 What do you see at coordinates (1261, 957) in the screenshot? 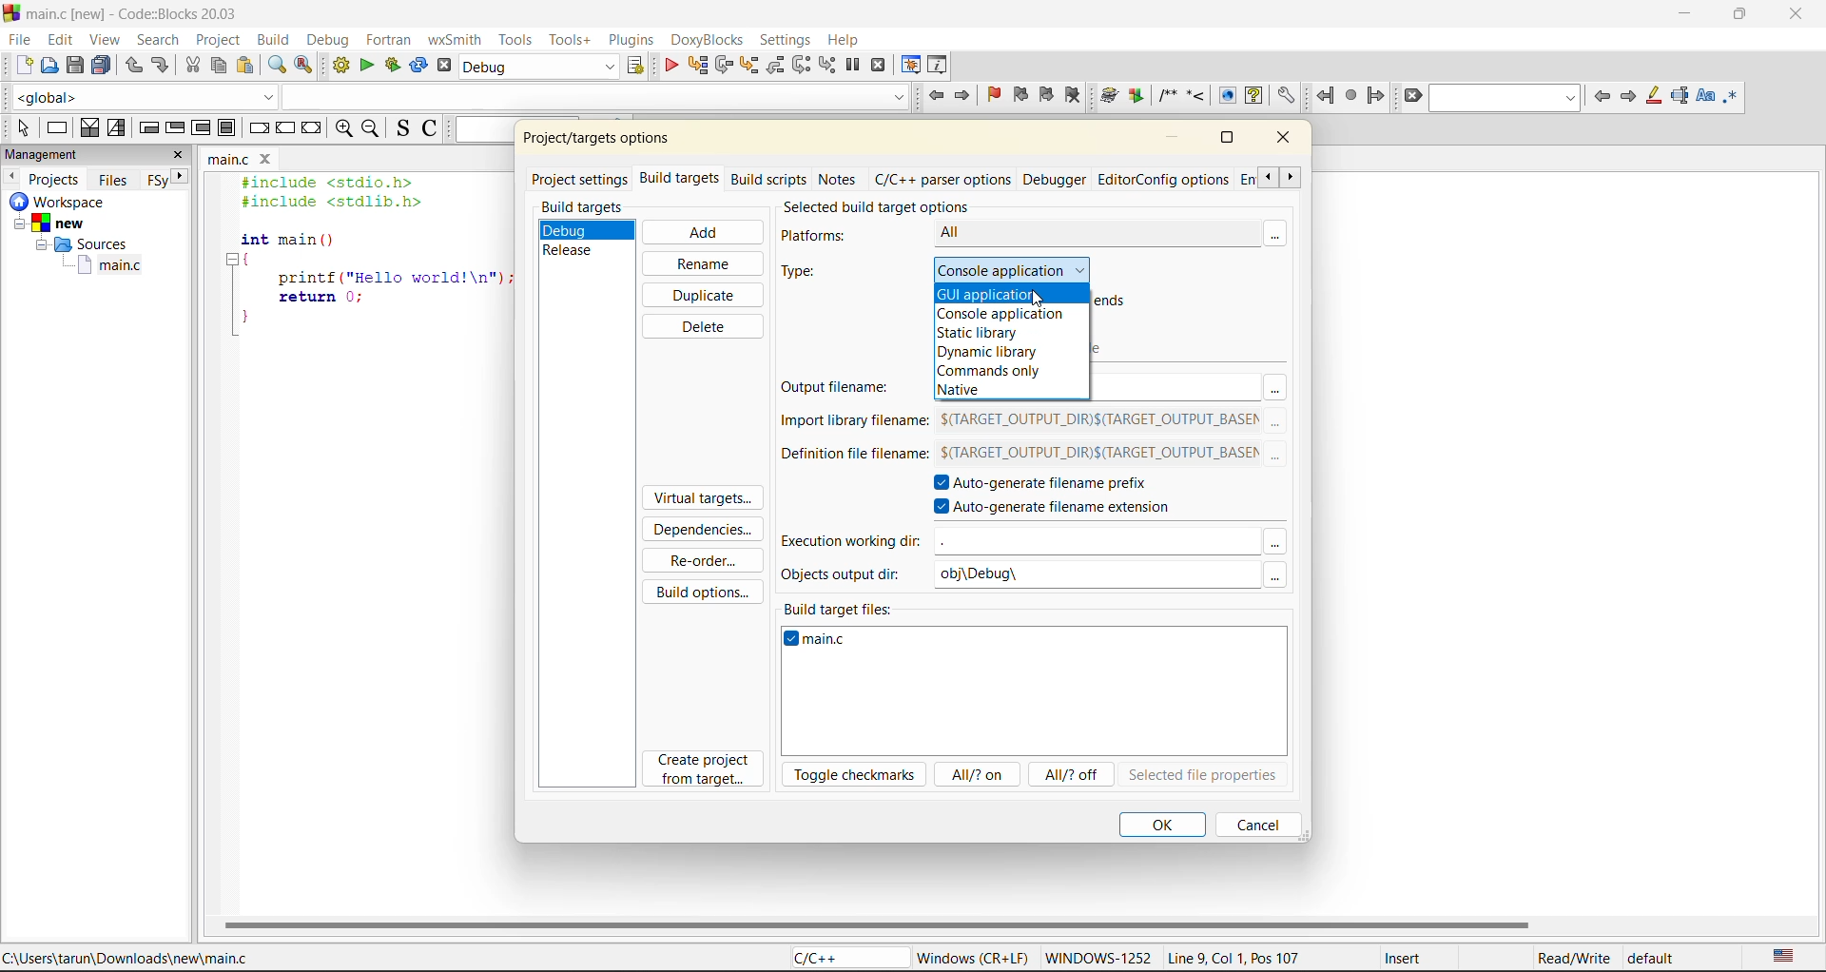
I see `Line 9, Col 1, Pos 107` at bounding box center [1261, 957].